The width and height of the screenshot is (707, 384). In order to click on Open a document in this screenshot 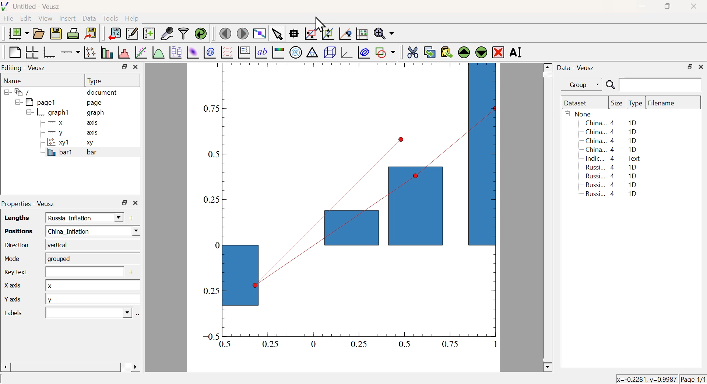, I will do `click(38, 34)`.